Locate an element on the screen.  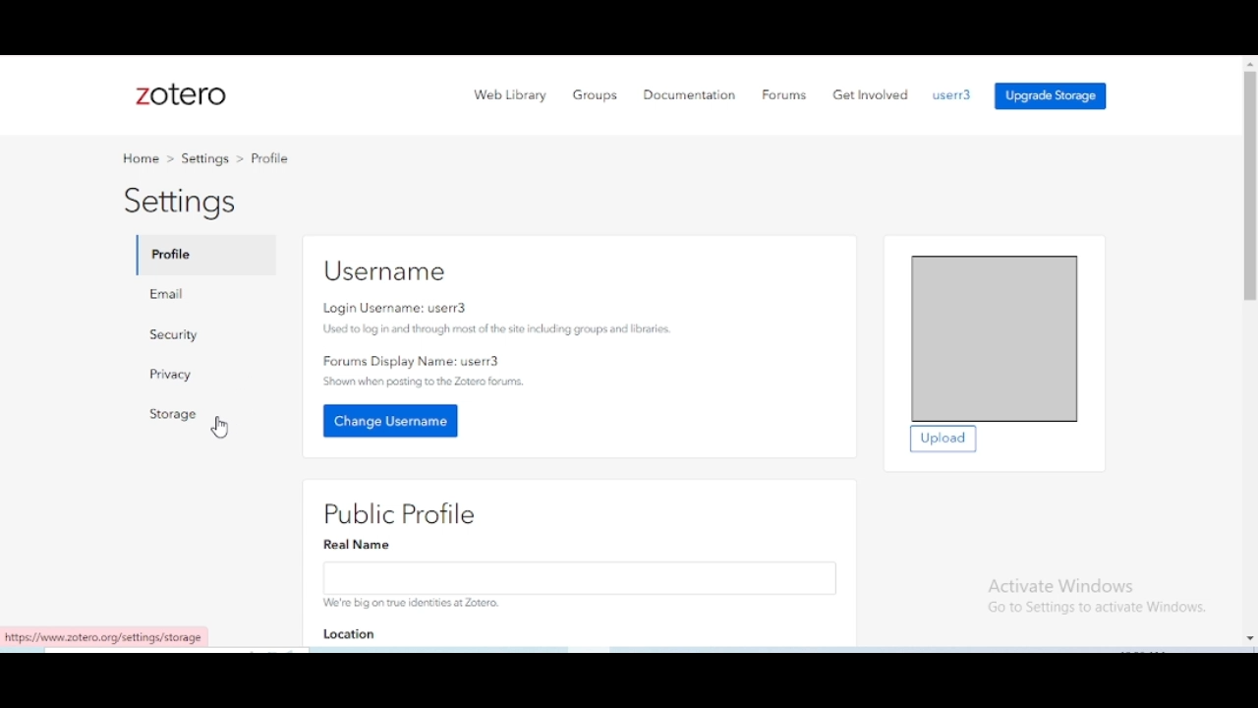
settings is located at coordinates (182, 204).